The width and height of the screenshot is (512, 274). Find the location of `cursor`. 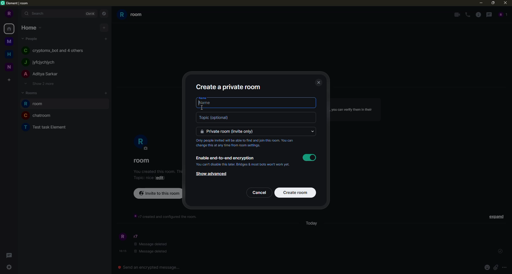

cursor is located at coordinates (202, 107).